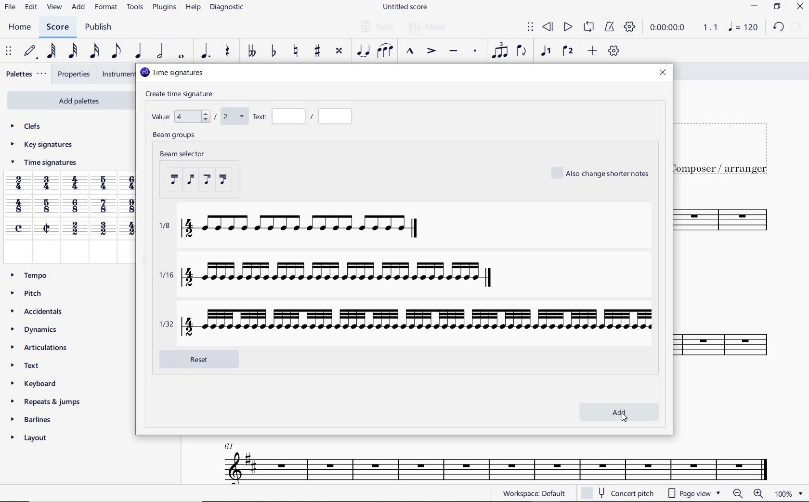 The width and height of the screenshot is (809, 502). Describe the element at coordinates (630, 28) in the screenshot. I see `PLAYBACK SETTINGS` at that location.